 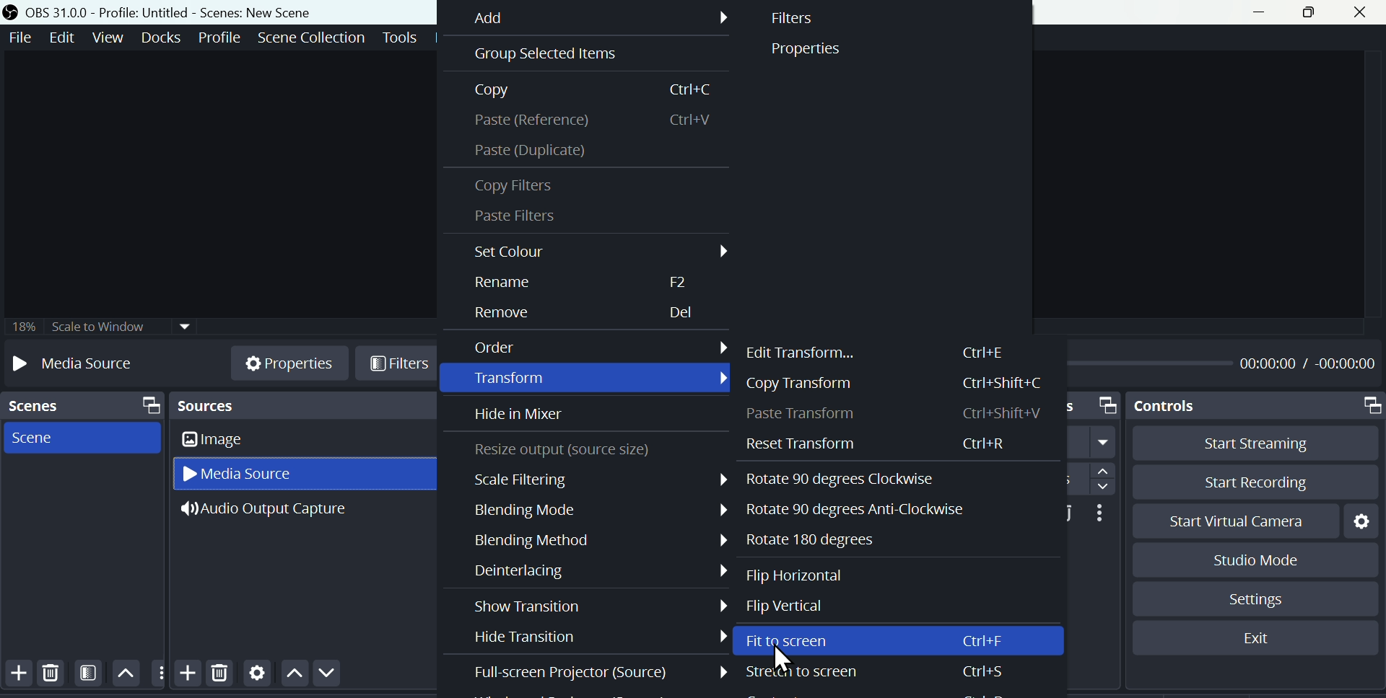 What do you see at coordinates (160, 37) in the screenshot?
I see `Docks` at bounding box center [160, 37].